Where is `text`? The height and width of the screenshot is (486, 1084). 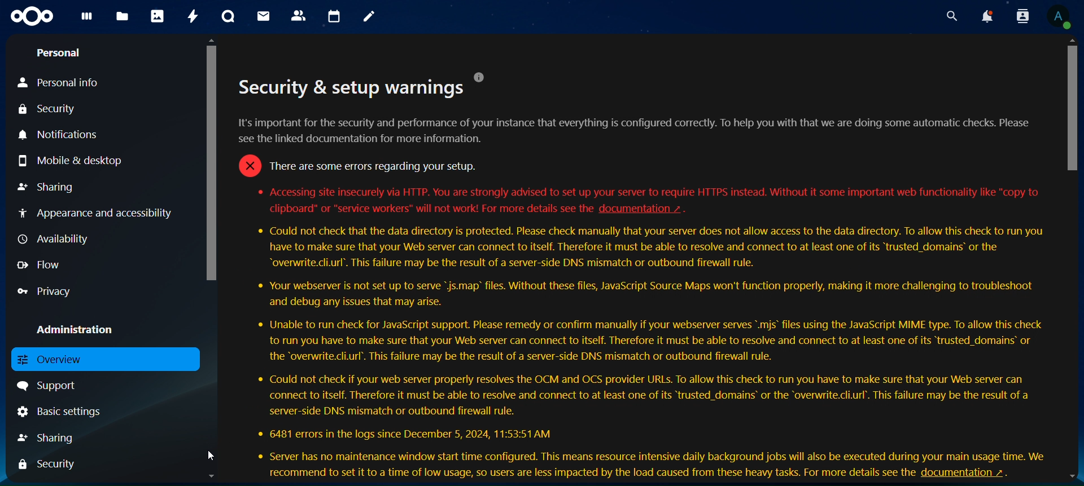
text is located at coordinates (429, 209).